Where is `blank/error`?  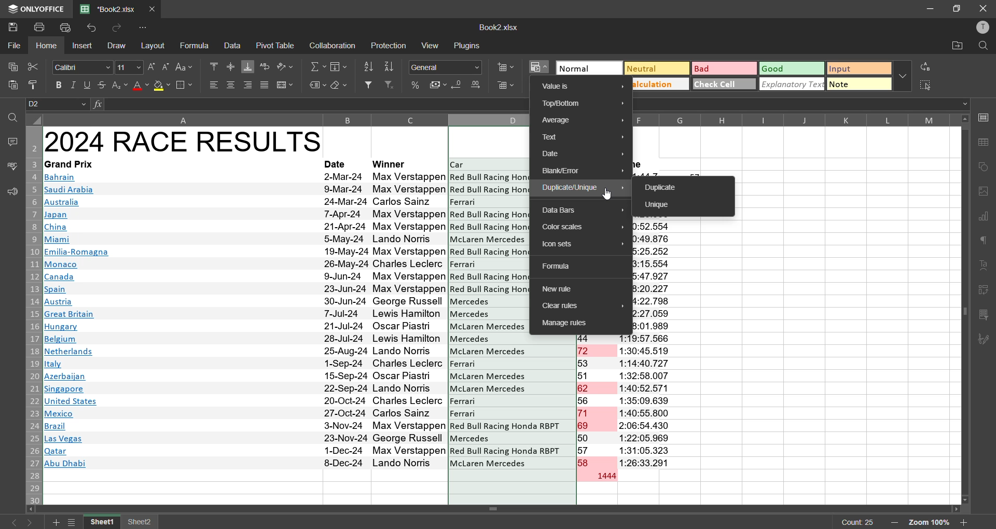
blank/error is located at coordinates (583, 171).